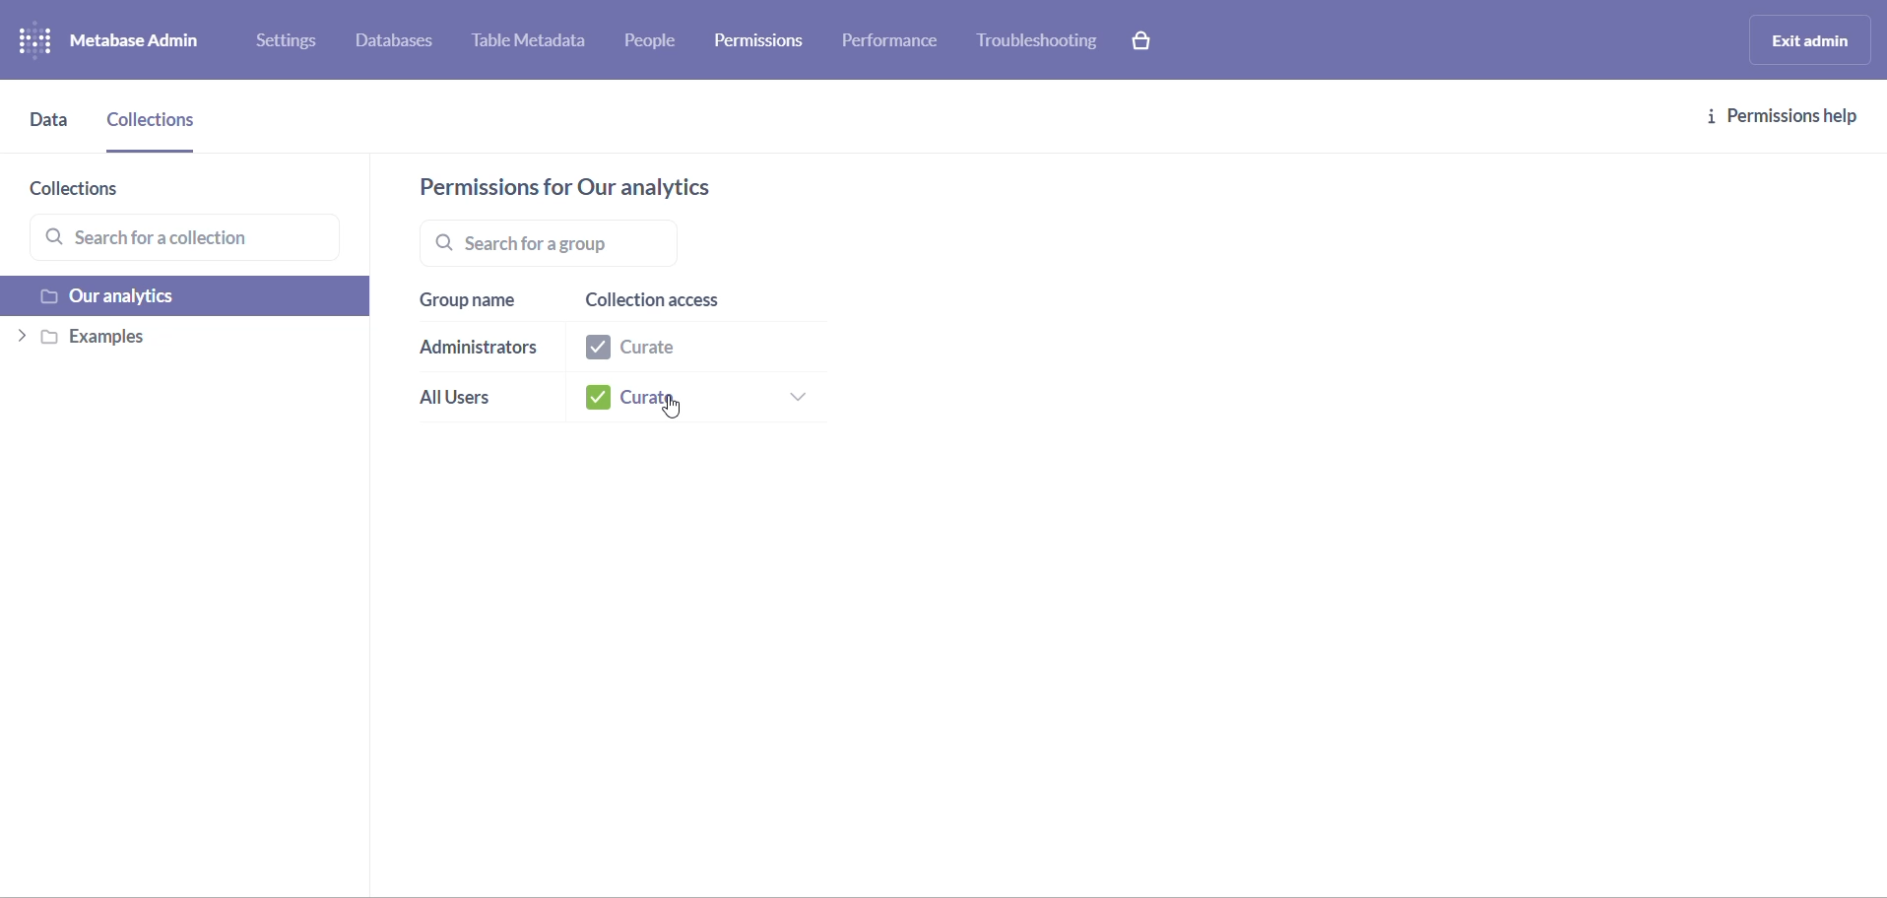  What do you see at coordinates (470, 402) in the screenshot?
I see `all users group` at bounding box center [470, 402].